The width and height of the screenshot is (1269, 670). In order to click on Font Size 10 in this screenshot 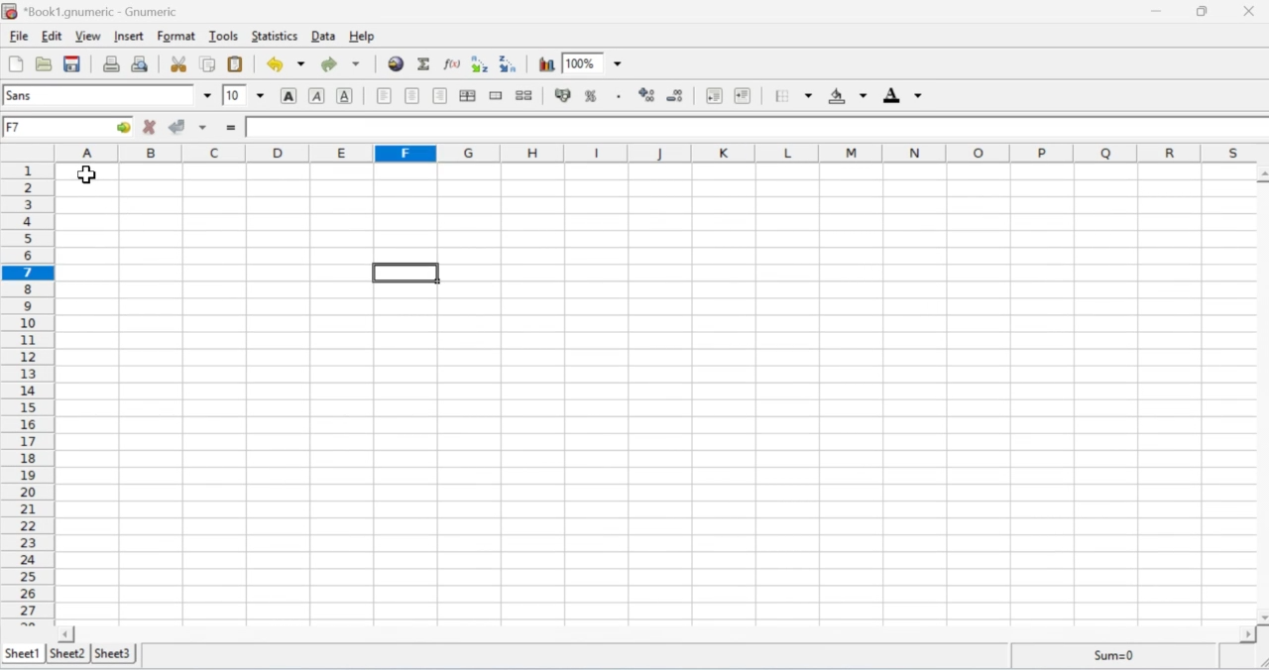, I will do `click(244, 94)`.